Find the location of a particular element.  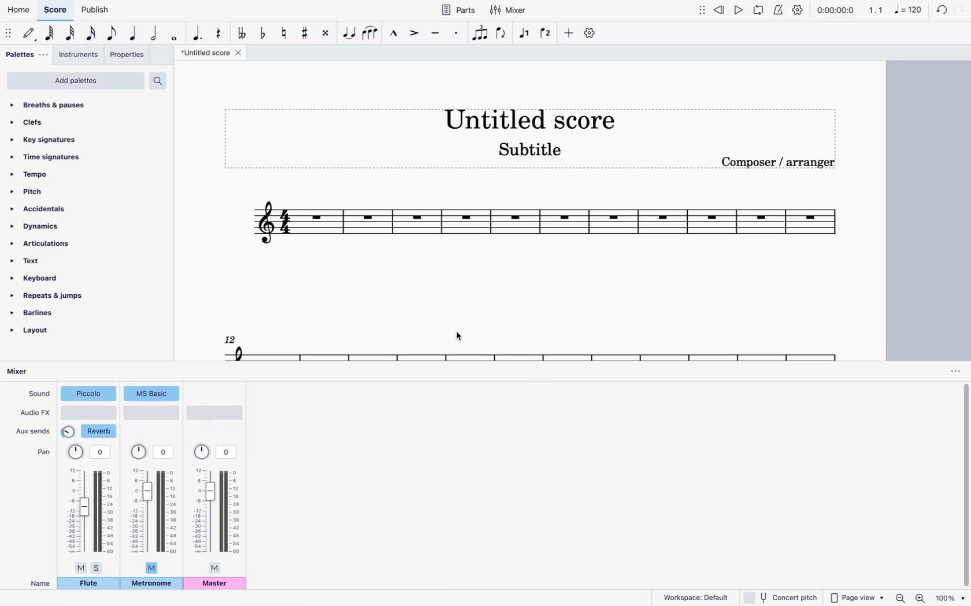

16th note is located at coordinates (92, 35).